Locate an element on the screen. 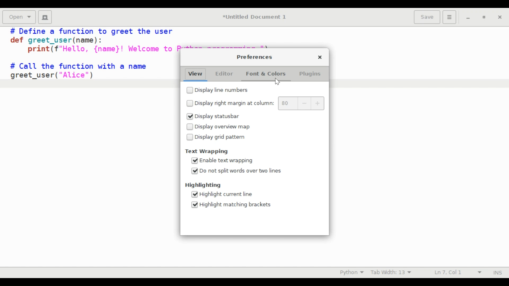 Image resolution: width=509 pixels, height=286 pixels. Plugins is located at coordinates (310, 73).